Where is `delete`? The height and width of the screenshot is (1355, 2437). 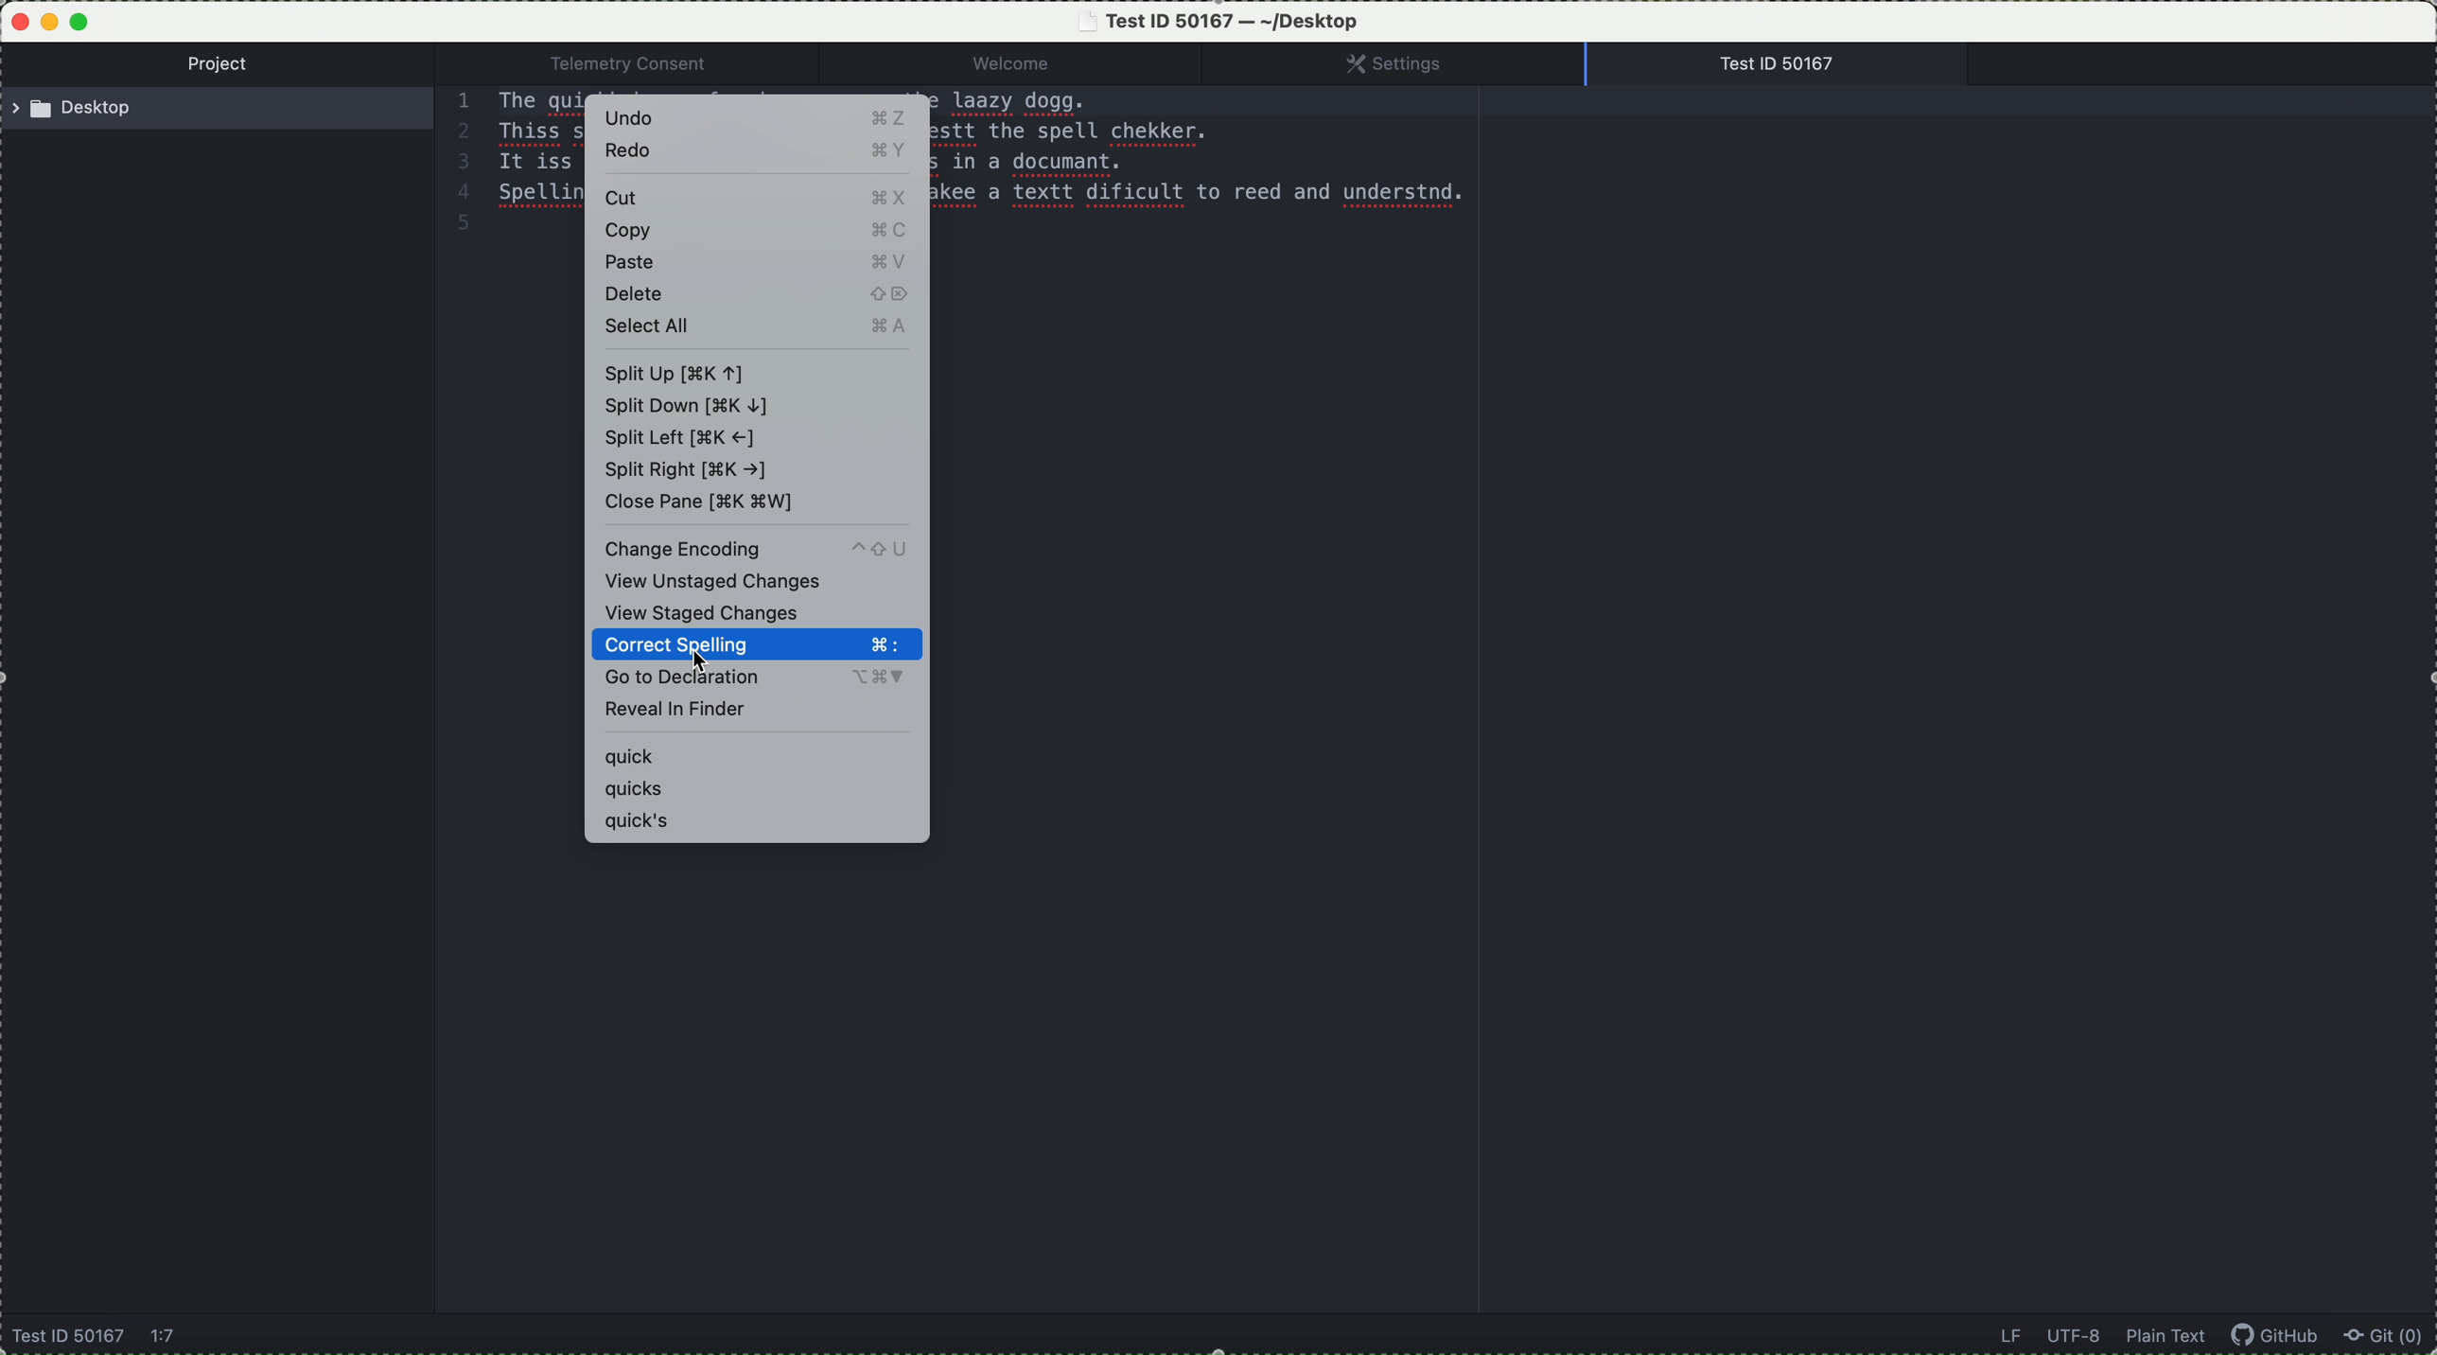
delete is located at coordinates (757, 295).